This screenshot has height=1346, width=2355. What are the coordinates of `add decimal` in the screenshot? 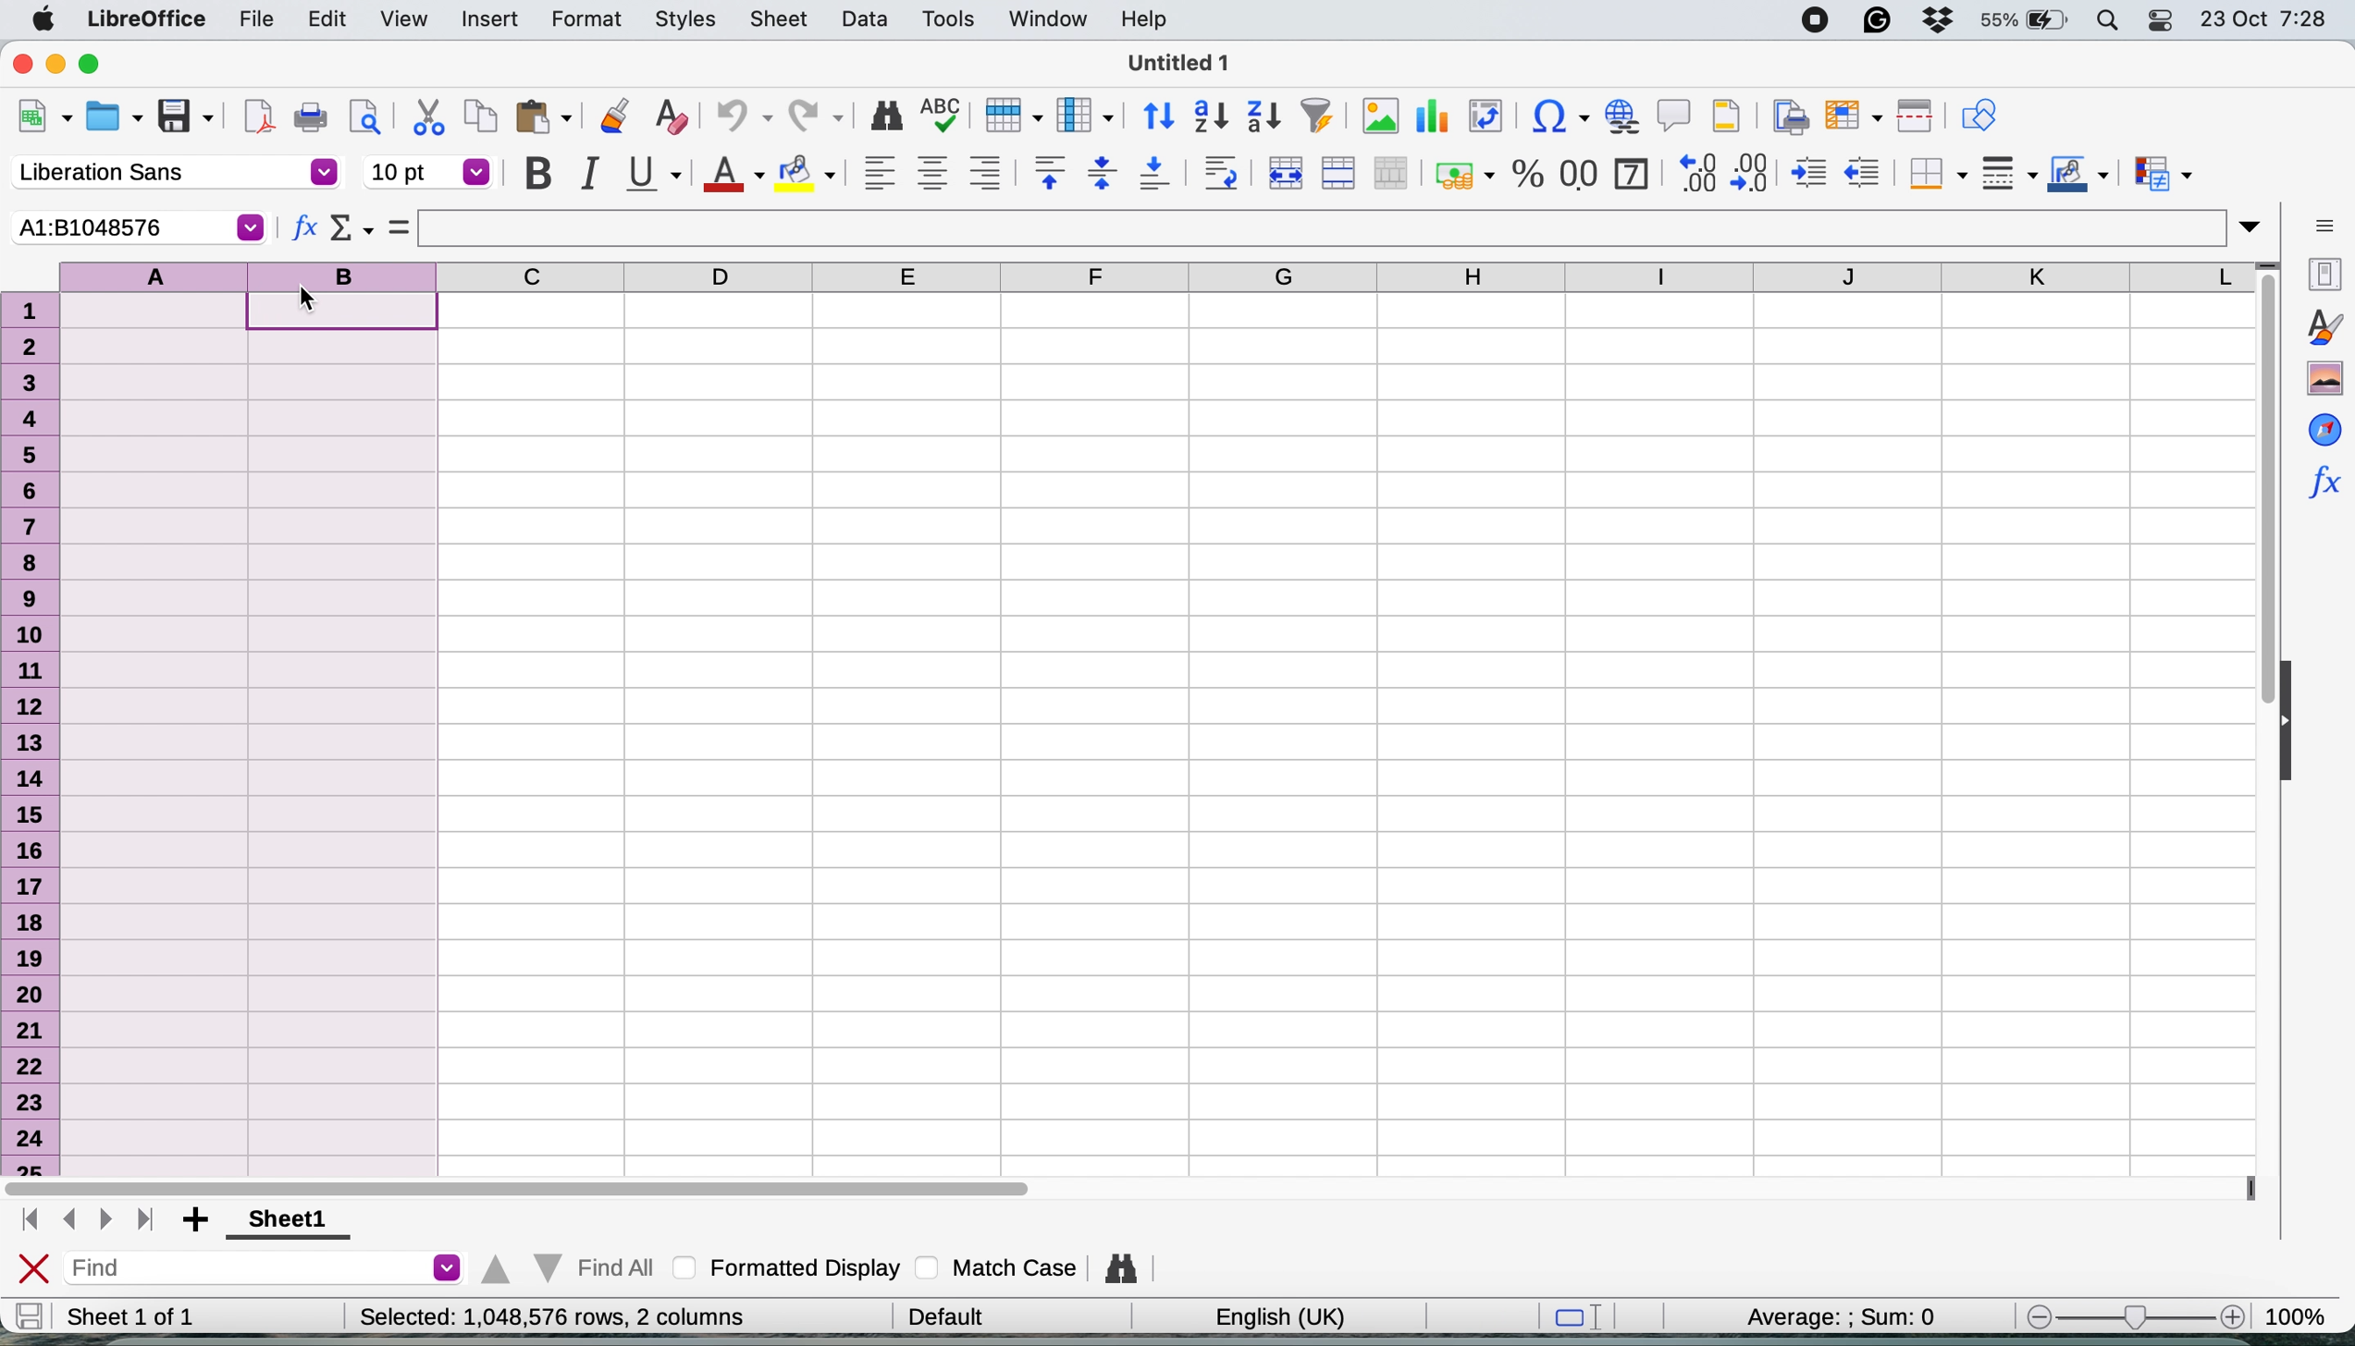 It's located at (1696, 171).